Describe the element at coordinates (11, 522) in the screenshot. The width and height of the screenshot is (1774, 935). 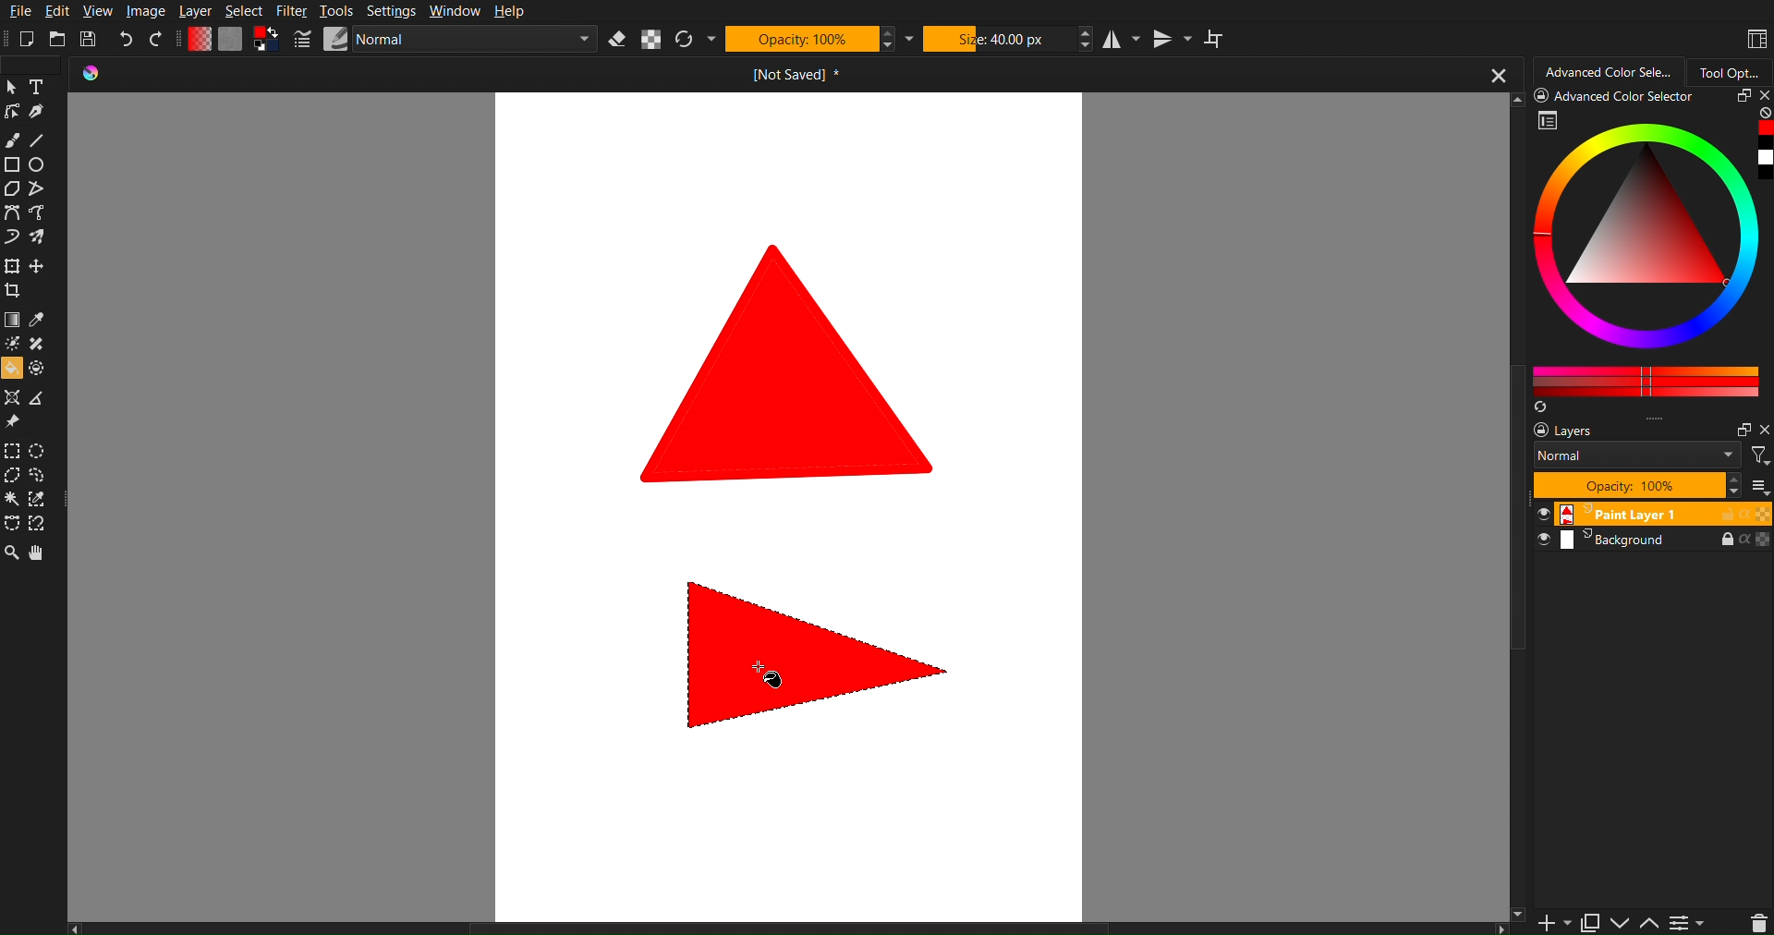
I see `selection free shape` at that location.